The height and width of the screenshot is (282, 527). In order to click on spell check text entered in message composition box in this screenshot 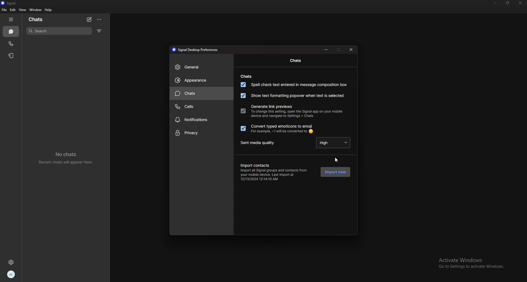, I will do `click(293, 84)`.